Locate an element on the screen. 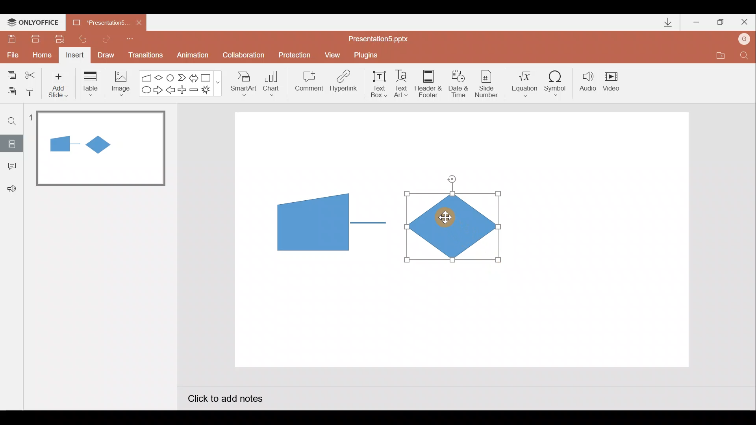 The image size is (756, 425). Home is located at coordinates (40, 53).